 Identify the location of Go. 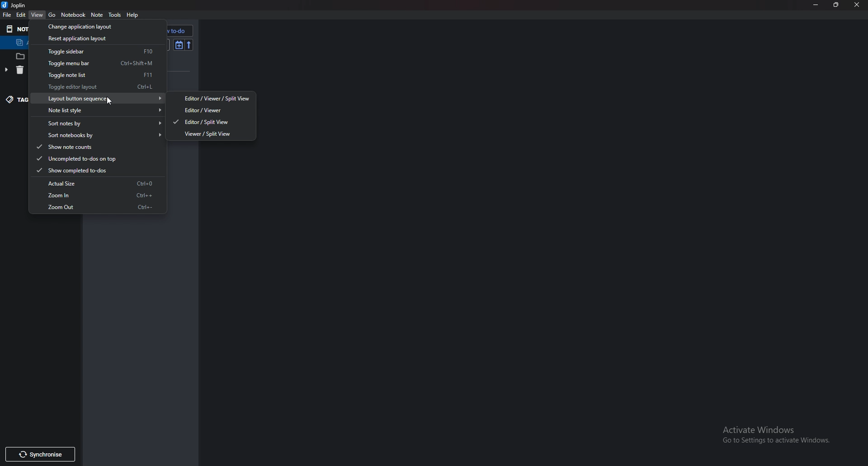
(52, 15).